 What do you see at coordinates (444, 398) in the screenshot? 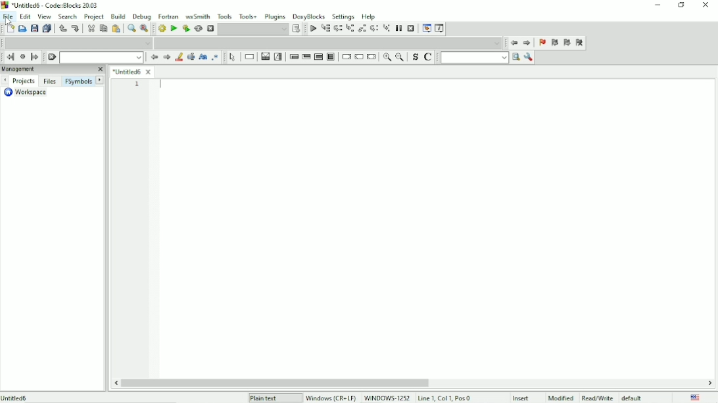
I see `Line 1, Col 1, Pos 0` at bounding box center [444, 398].